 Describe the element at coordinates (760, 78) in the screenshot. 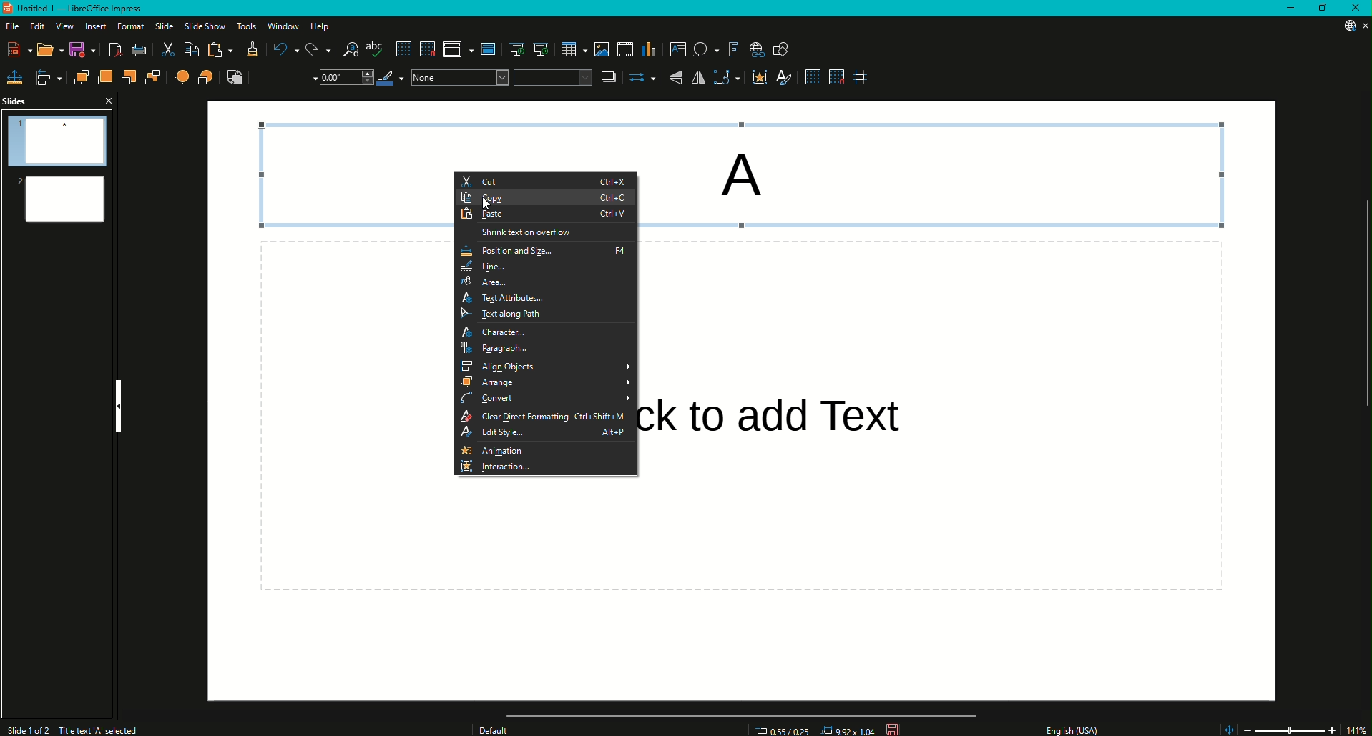

I see `Interaction` at that location.